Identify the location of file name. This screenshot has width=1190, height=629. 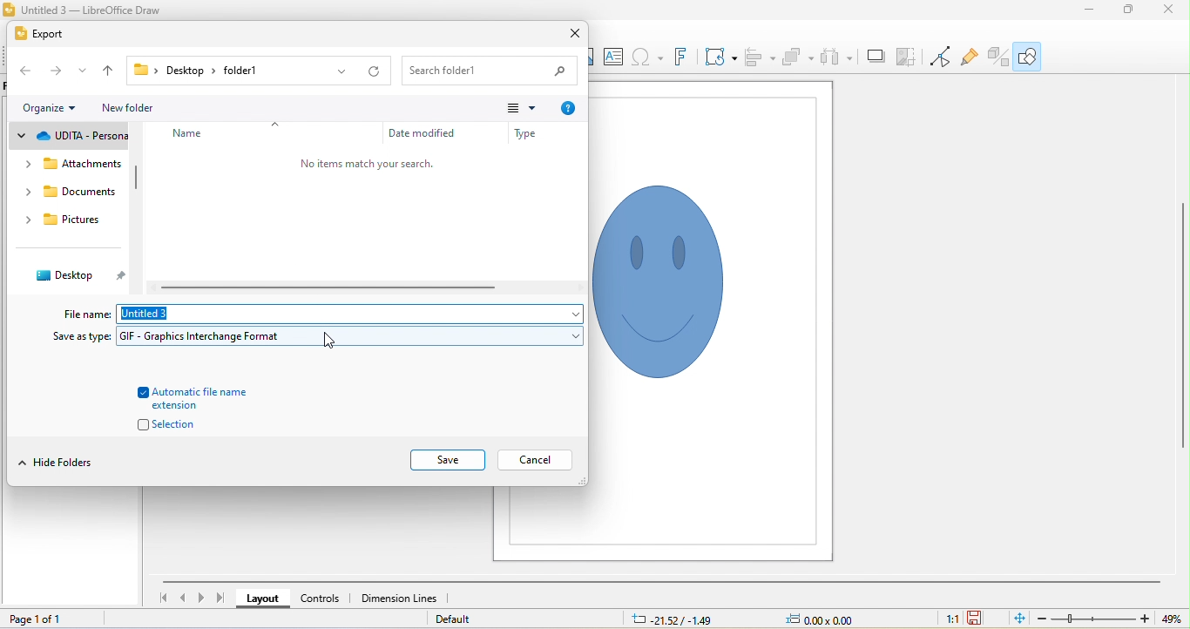
(87, 314).